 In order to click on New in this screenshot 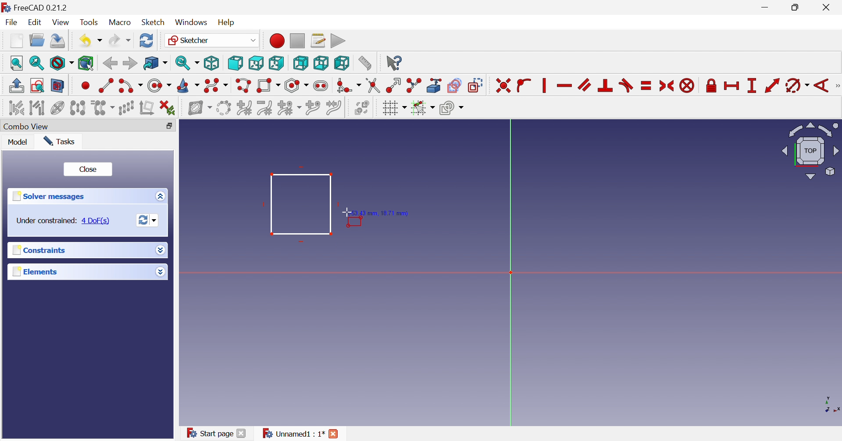, I will do `click(16, 41)`.